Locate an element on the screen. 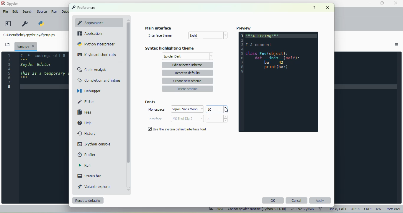  reset to defaults is located at coordinates (187, 73).